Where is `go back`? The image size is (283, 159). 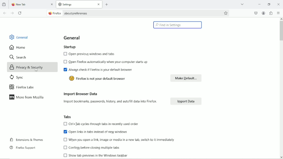 go back is located at coordinates (5, 13).